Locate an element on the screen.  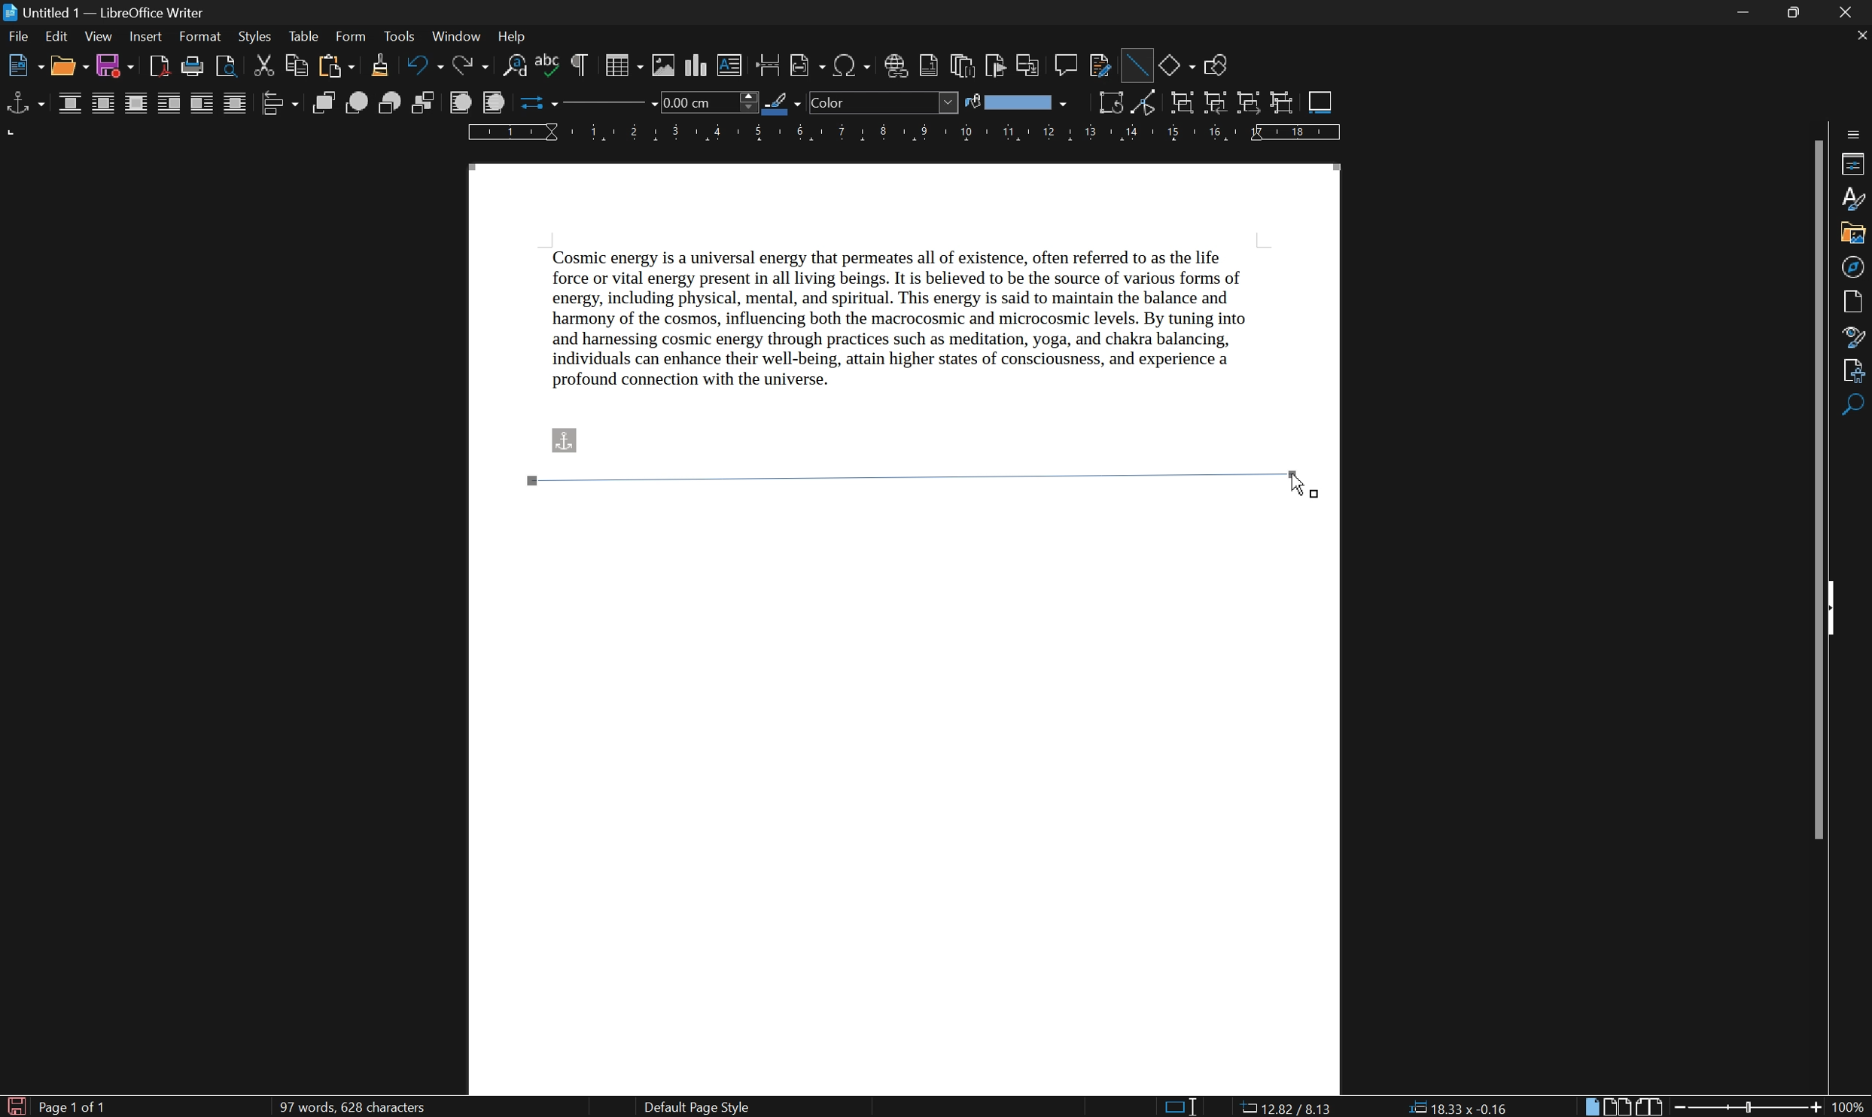
select anchor for object is located at coordinates (23, 103).